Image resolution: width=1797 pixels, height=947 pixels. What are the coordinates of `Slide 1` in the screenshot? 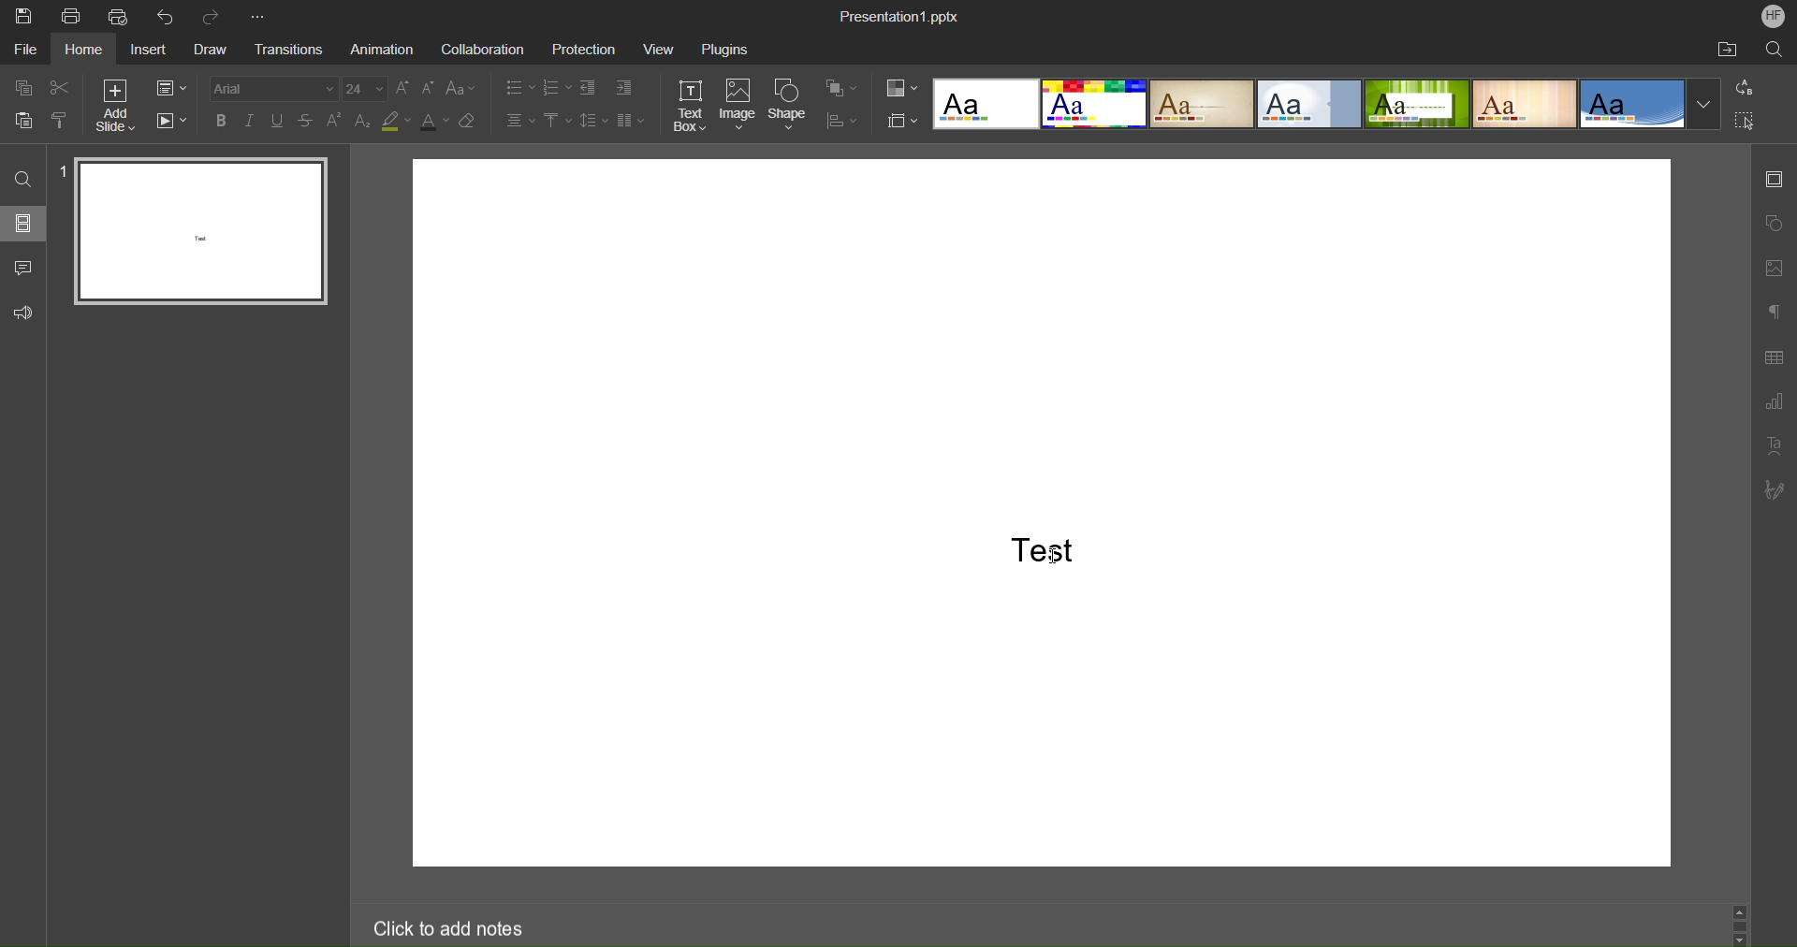 It's located at (197, 230).